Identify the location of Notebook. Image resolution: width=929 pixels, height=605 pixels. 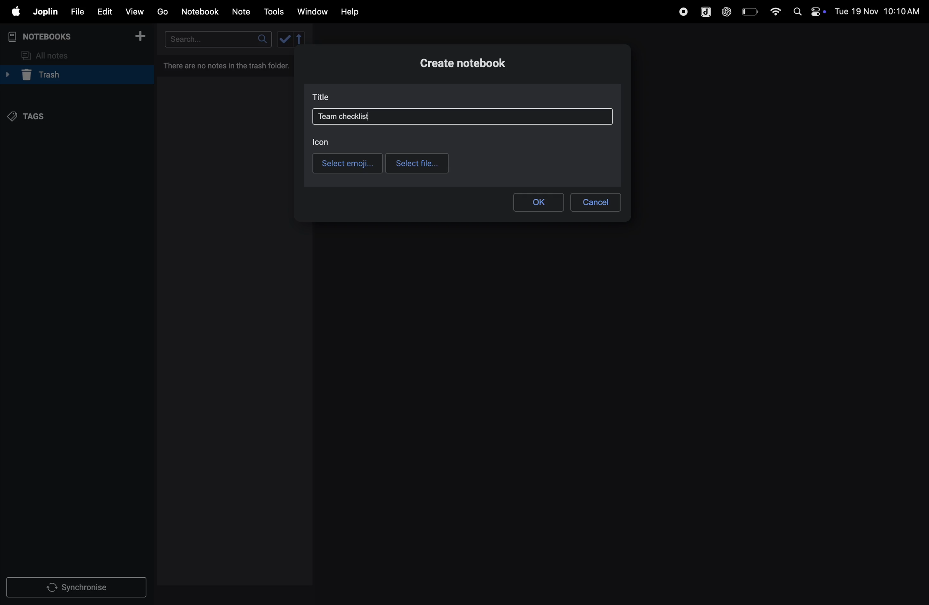
(202, 12).